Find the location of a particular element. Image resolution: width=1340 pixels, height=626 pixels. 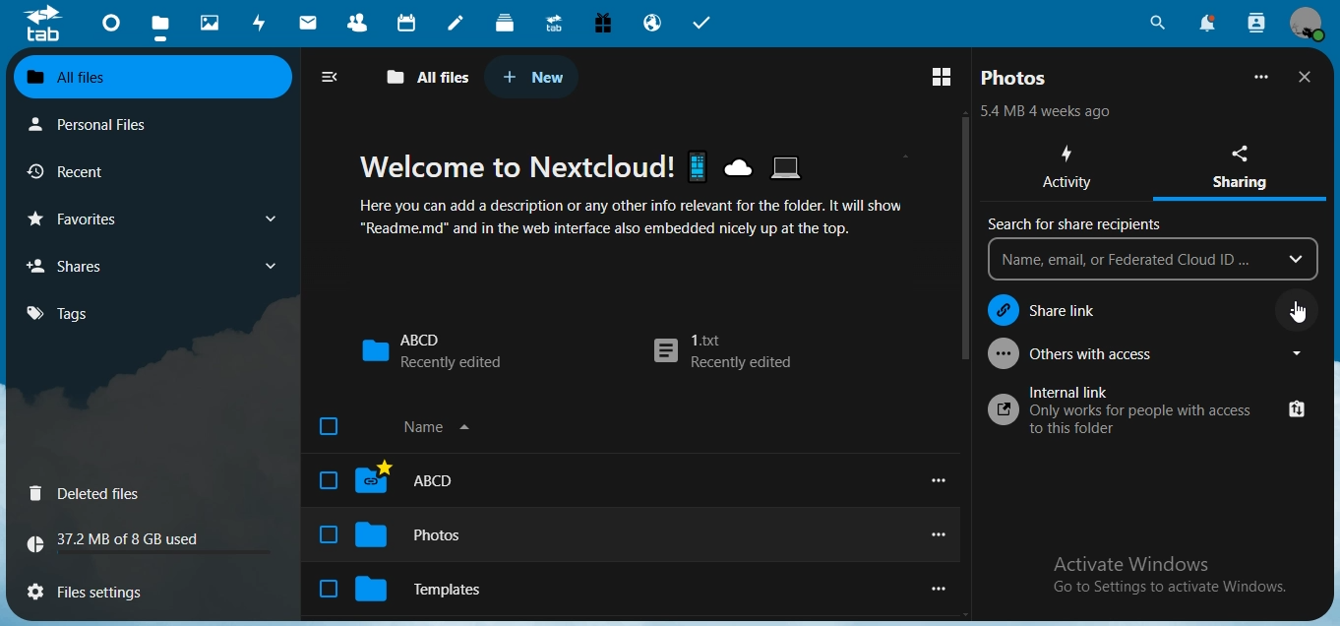

switch to grid view is located at coordinates (944, 76).